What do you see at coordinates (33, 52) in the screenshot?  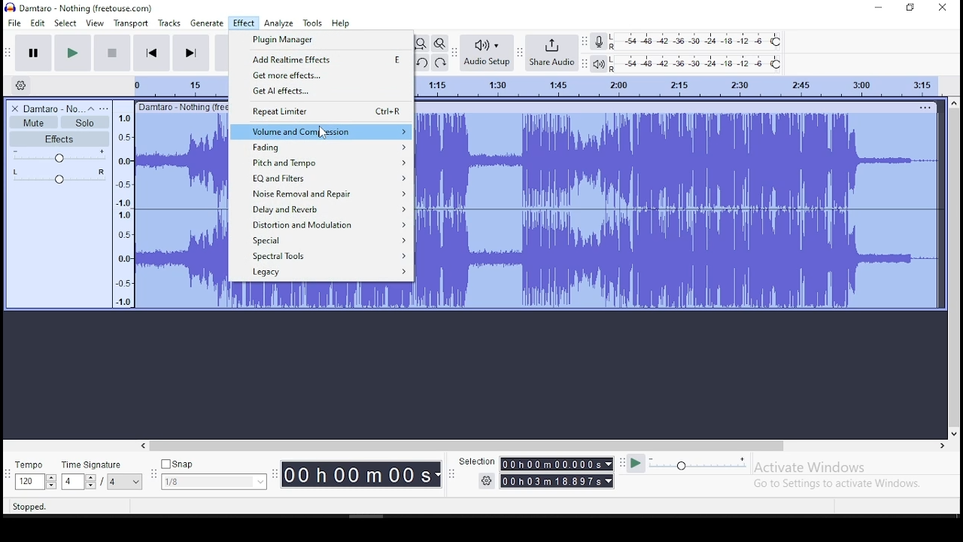 I see `pause` at bounding box center [33, 52].